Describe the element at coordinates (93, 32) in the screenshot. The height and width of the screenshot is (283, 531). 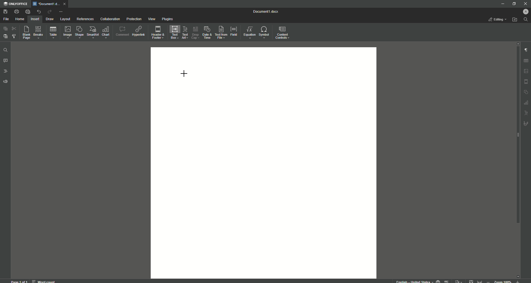
I see `SmartArt` at that location.